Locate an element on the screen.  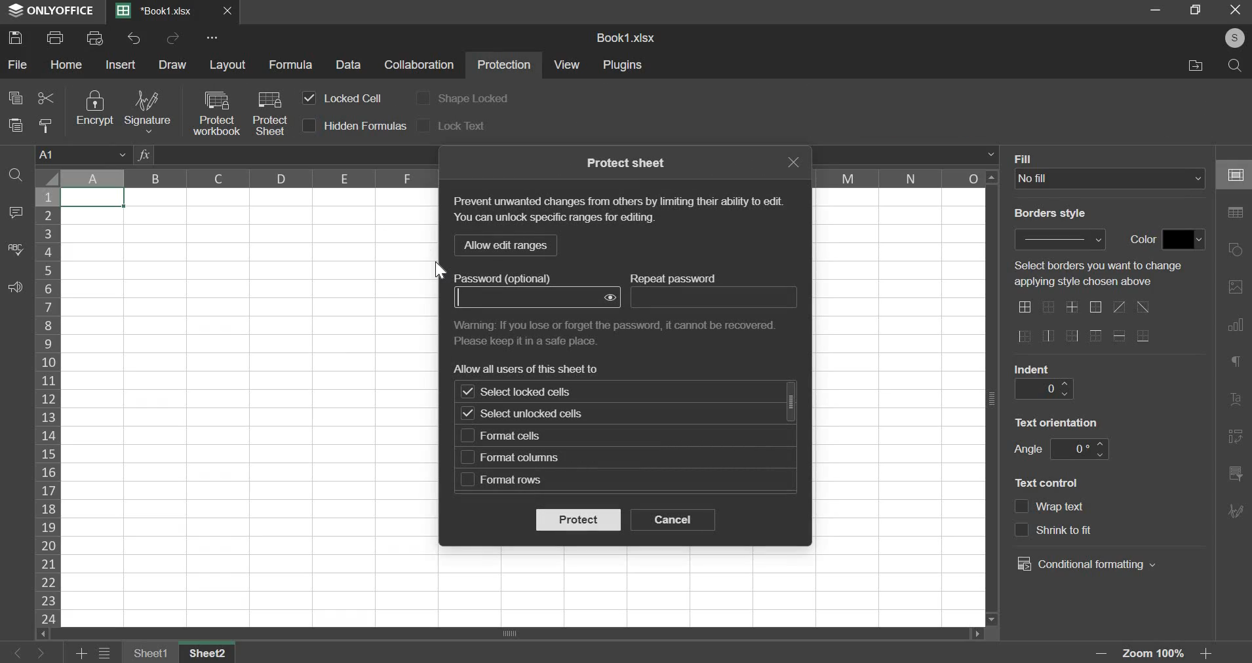
right side bar is located at coordinates (1236, 436).